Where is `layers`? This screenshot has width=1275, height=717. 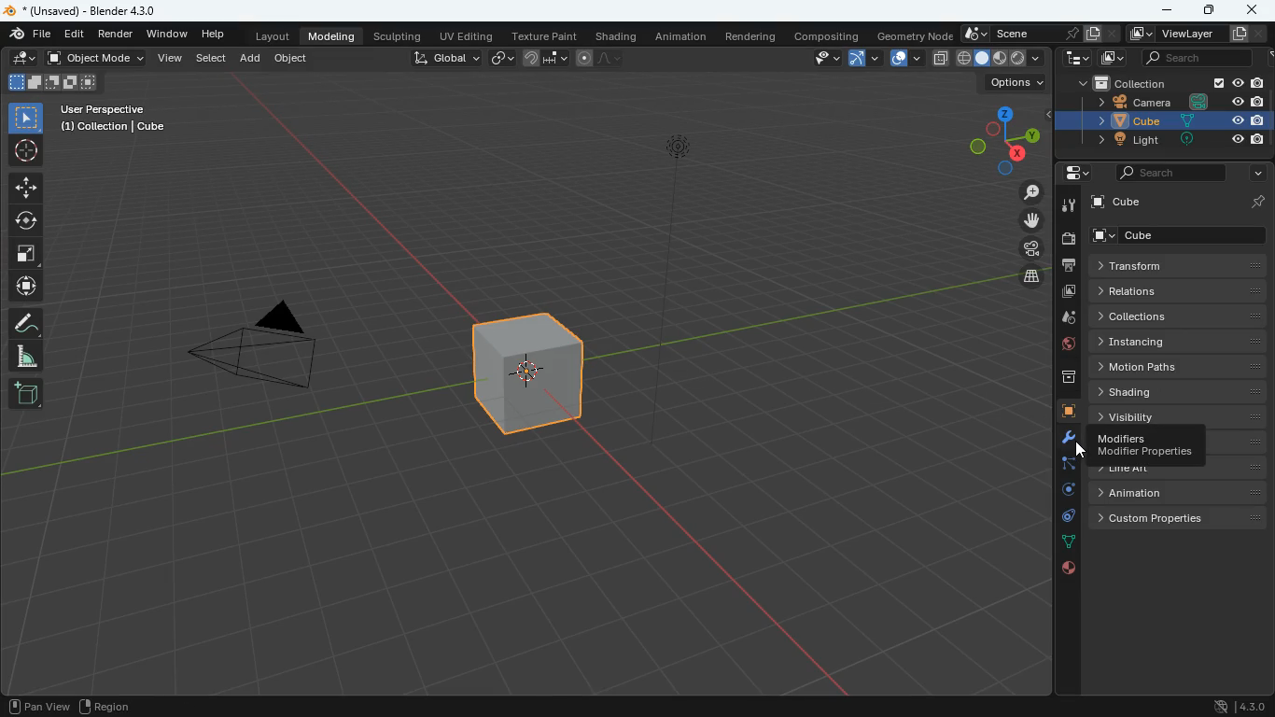
layers is located at coordinates (1032, 278).